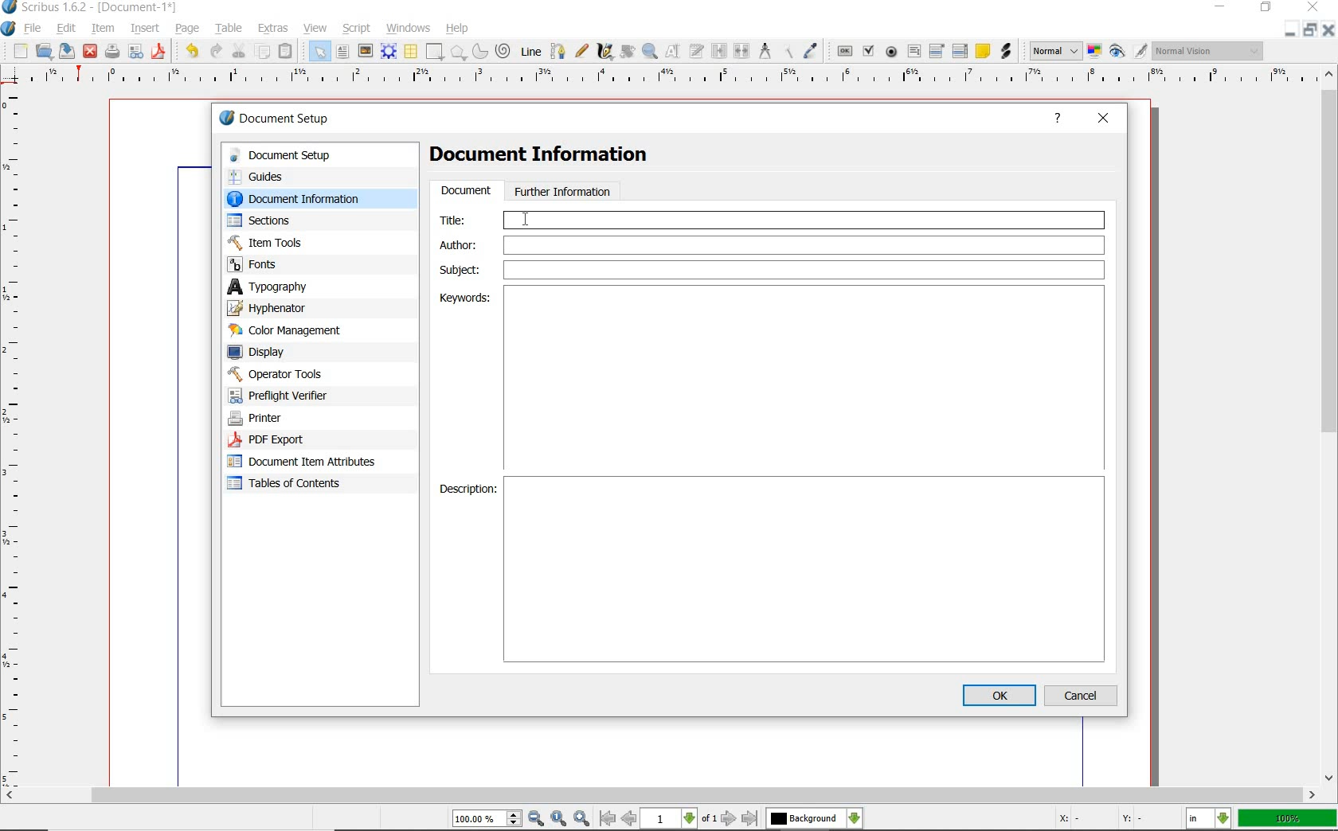 Image resolution: width=1338 pixels, height=831 pixels. Describe the element at coordinates (768, 245) in the screenshot. I see `Author` at that location.